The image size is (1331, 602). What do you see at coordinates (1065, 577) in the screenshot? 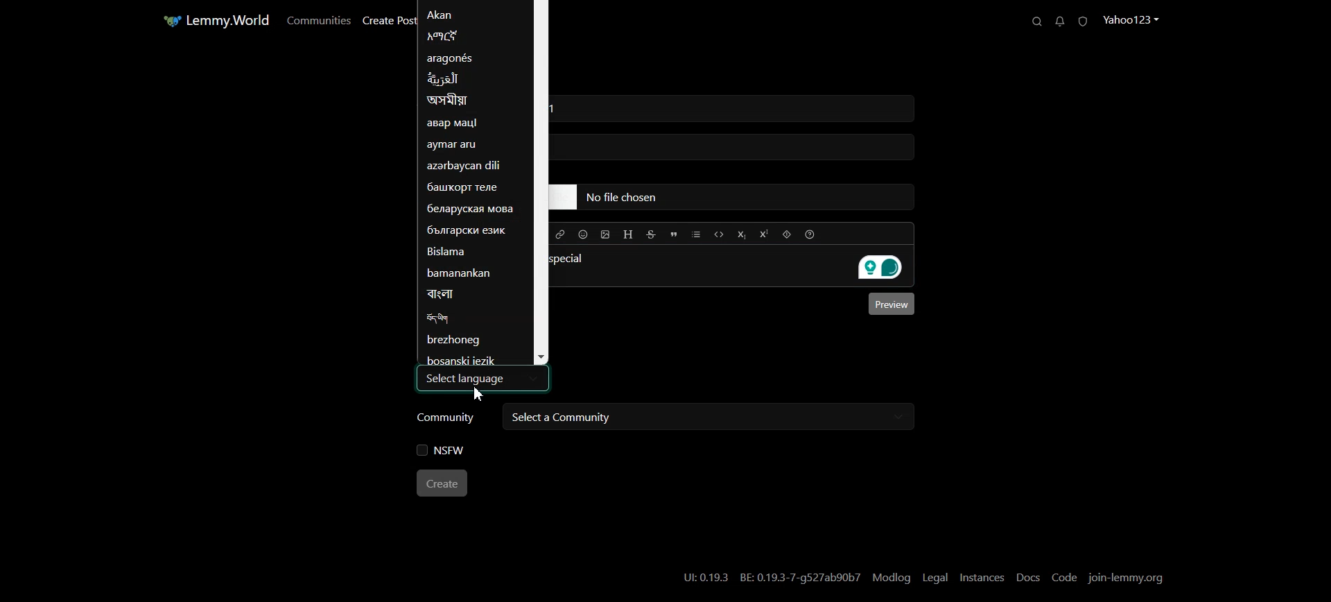
I see `Code` at bounding box center [1065, 577].